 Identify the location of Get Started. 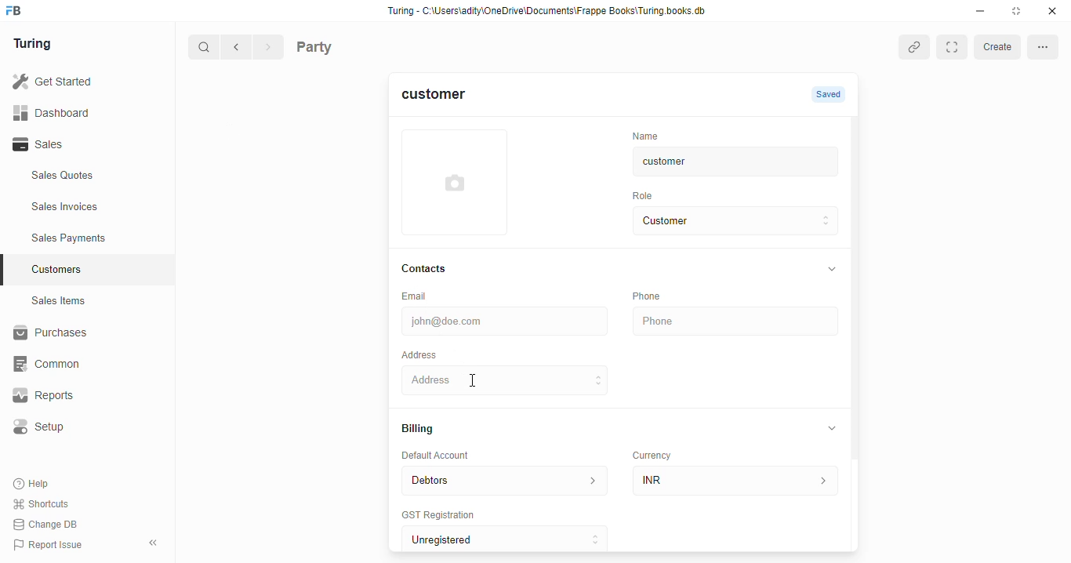
(73, 82).